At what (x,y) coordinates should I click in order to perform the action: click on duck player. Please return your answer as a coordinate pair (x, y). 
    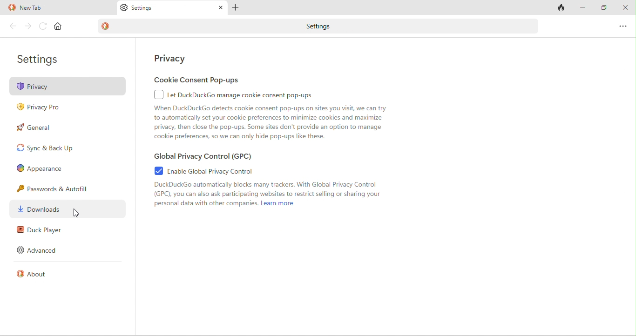
    Looking at the image, I should click on (40, 231).